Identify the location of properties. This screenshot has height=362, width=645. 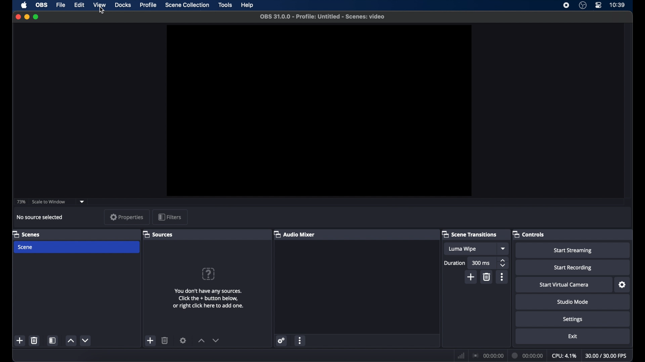
(126, 218).